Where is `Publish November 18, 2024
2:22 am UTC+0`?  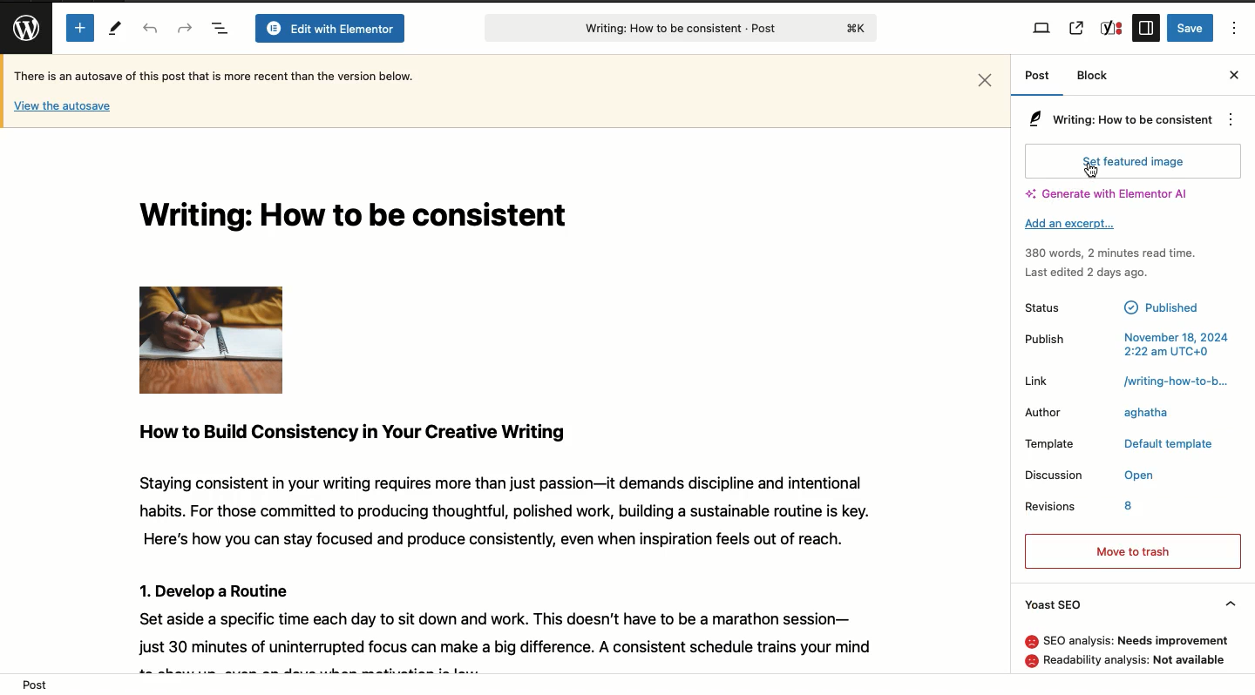
Publish November 18, 2024
2:22 am UTC+0 is located at coordinates (1125, 341).